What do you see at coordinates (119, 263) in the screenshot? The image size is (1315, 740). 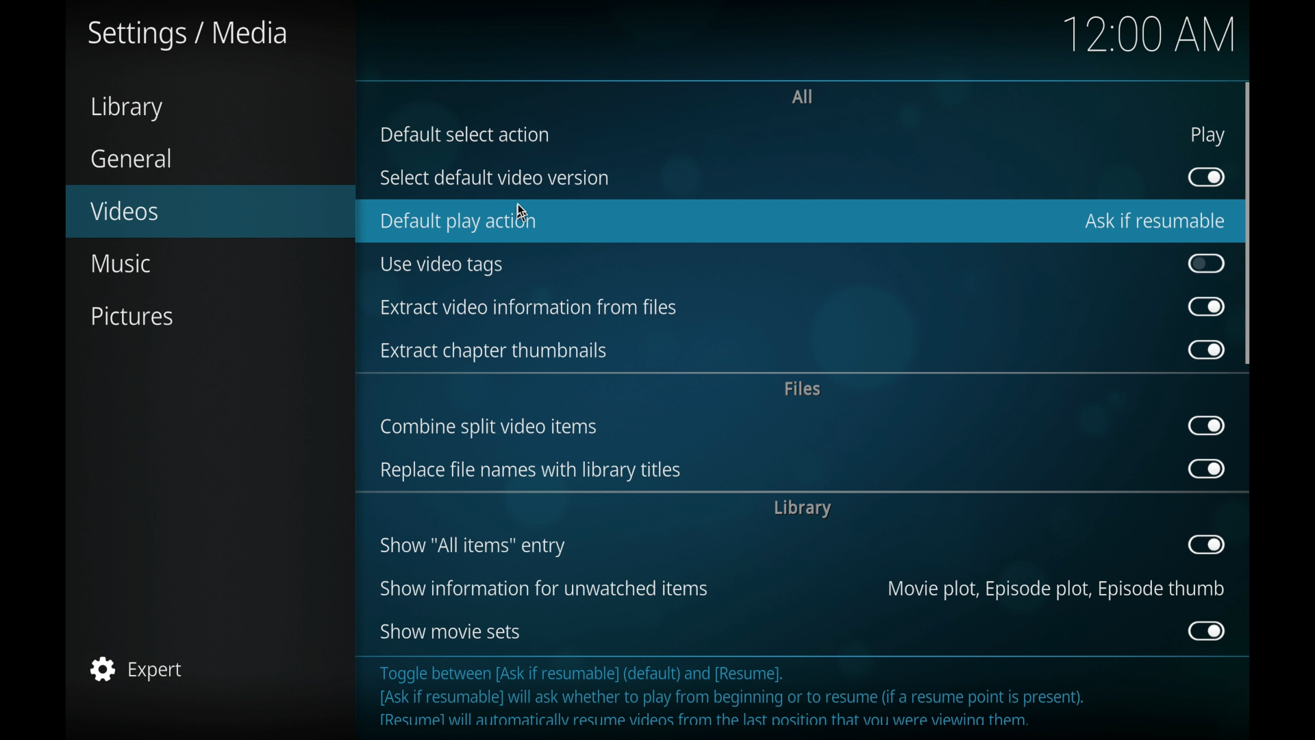 I see `music` at bounding box center [119, 263].